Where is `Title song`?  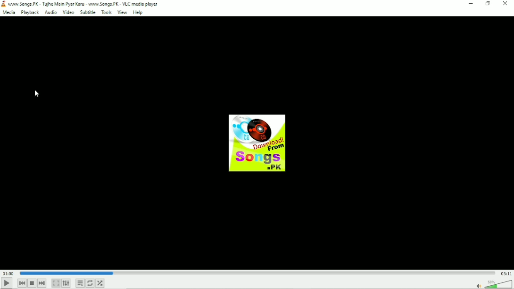 Title song is located at coordinates (86, 4).